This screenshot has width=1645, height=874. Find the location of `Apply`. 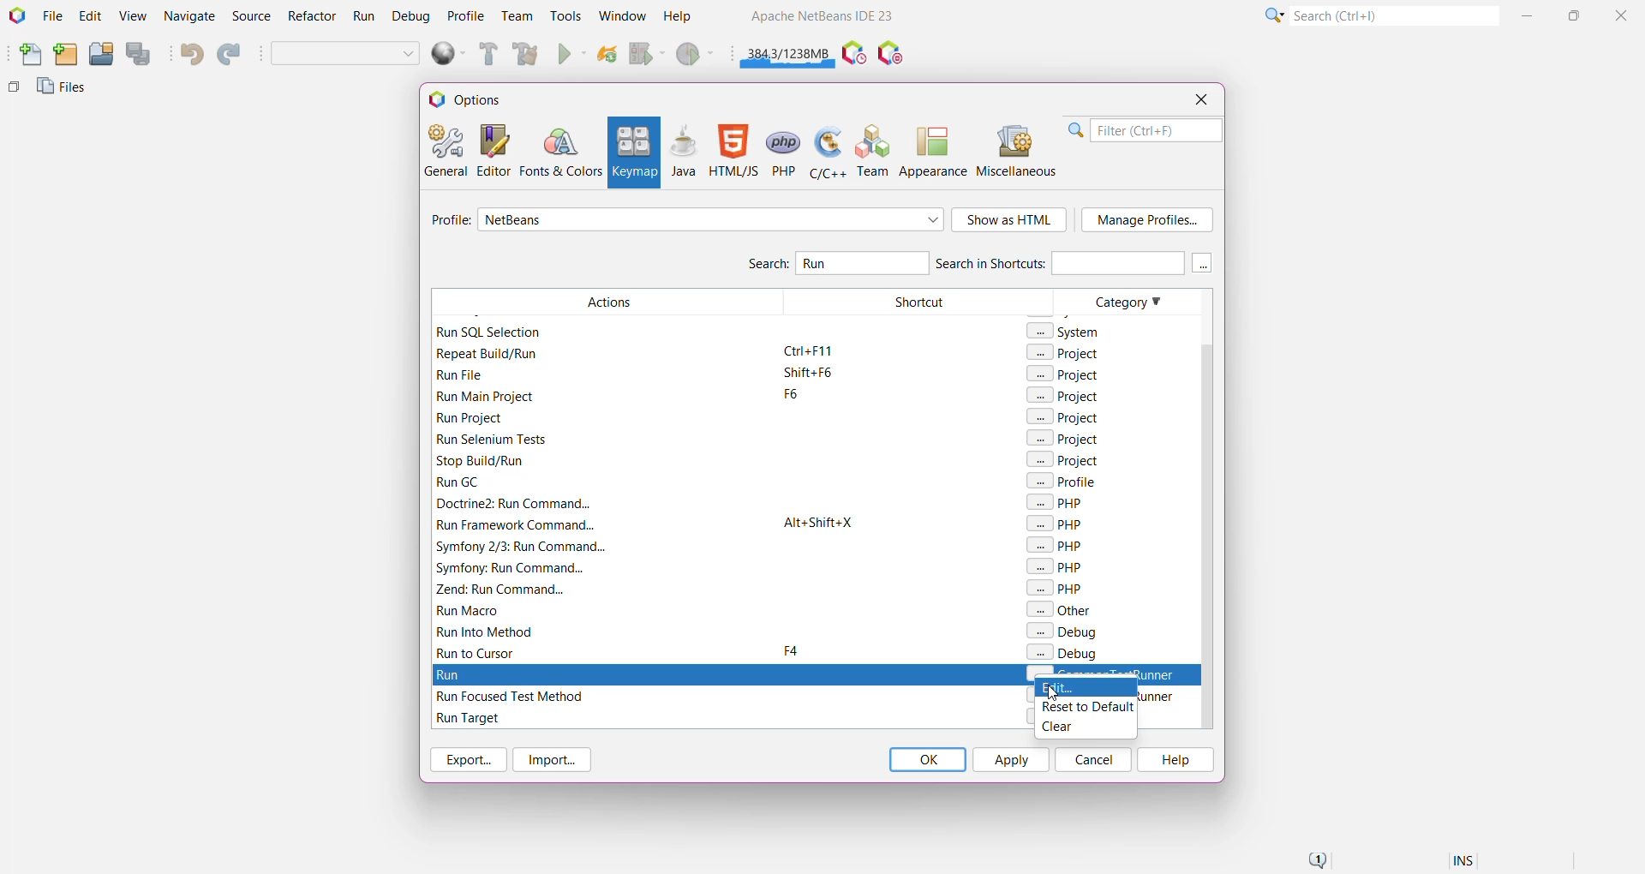

Apply is located at coordinates (1010, 759).